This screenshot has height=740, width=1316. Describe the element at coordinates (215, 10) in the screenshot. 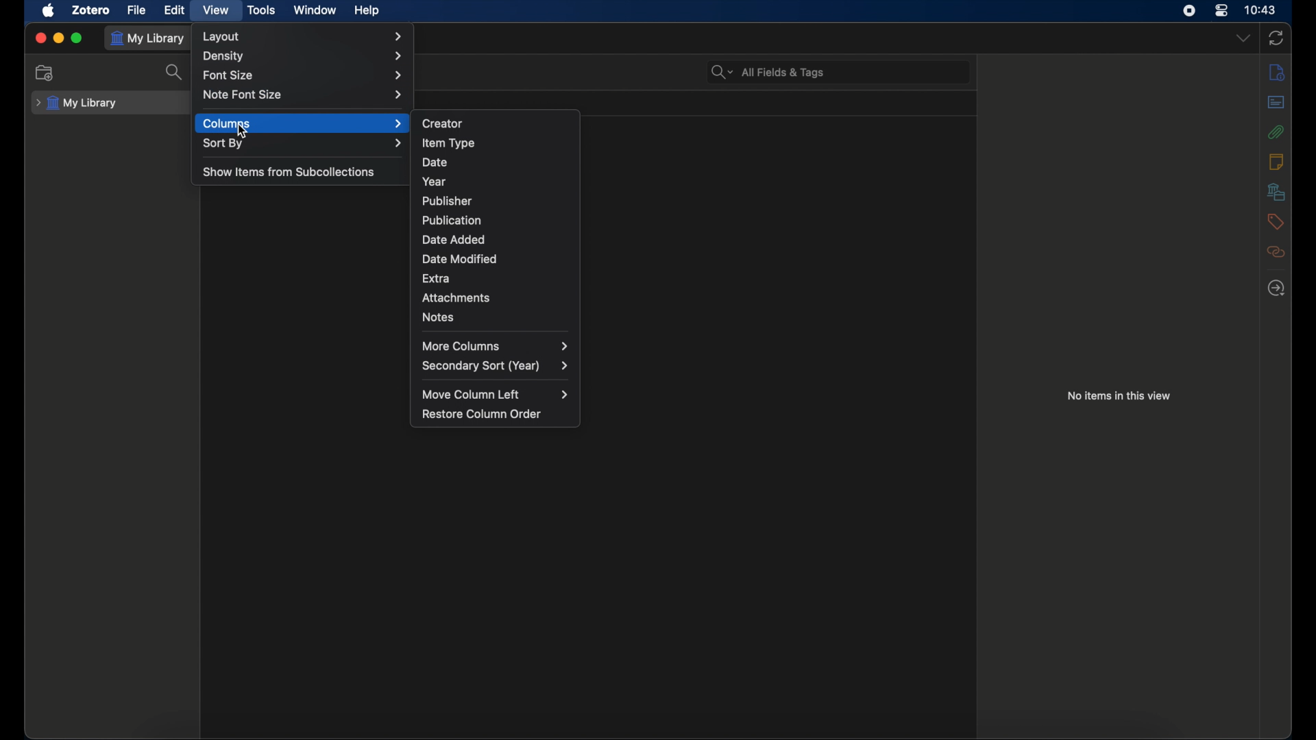

I see `view` at that location.